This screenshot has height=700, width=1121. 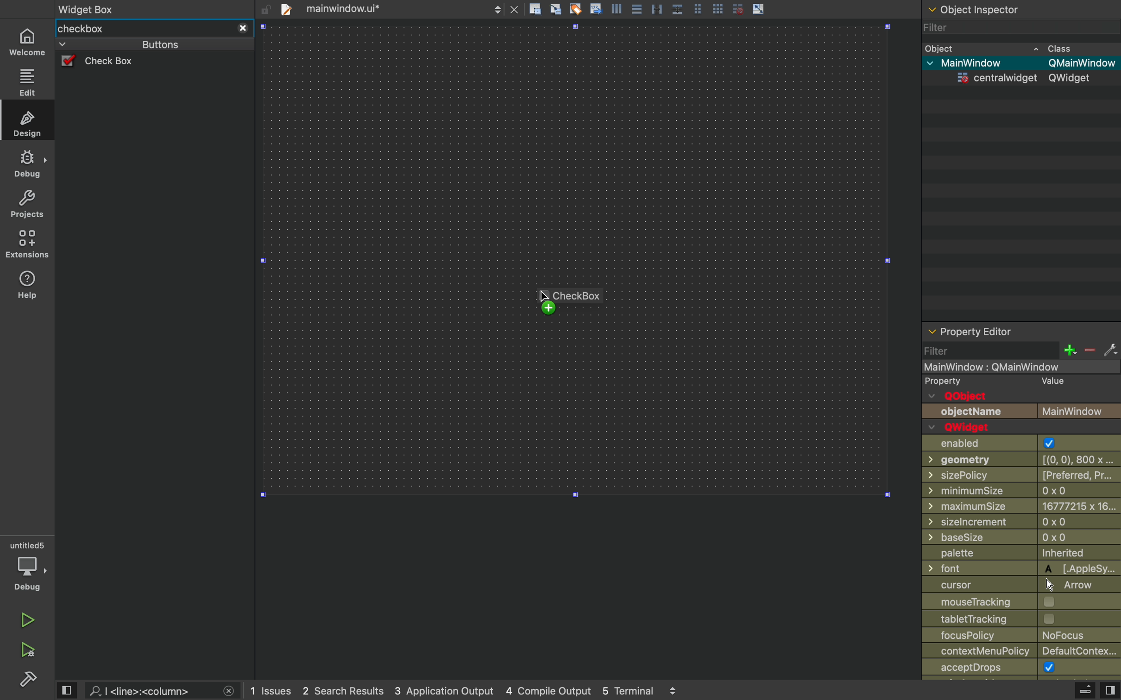 I want to click on run and debug, so click(x=25, y=651).